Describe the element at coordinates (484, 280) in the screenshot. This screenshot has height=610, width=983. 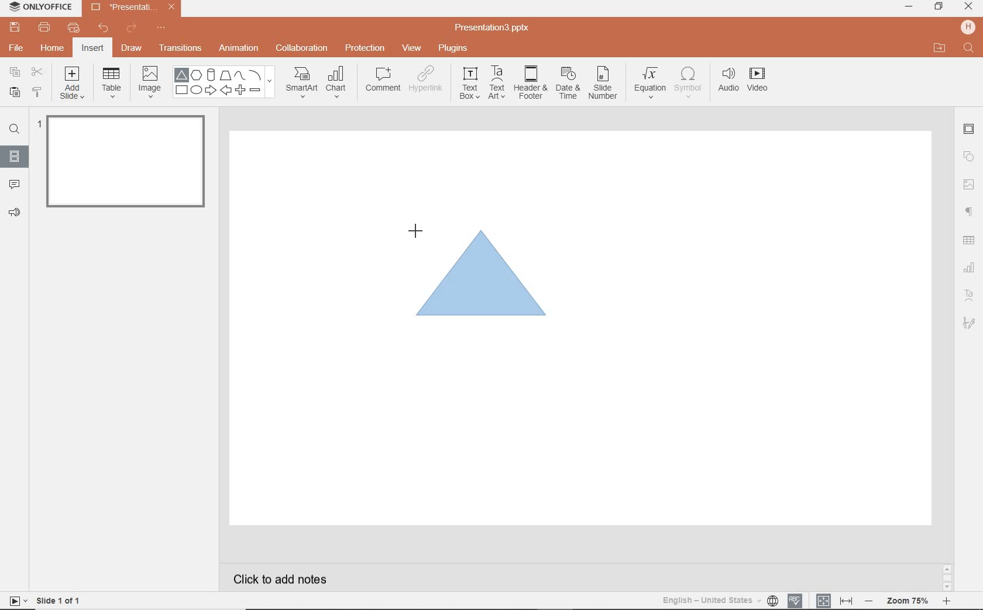
I see `shape` at that location.